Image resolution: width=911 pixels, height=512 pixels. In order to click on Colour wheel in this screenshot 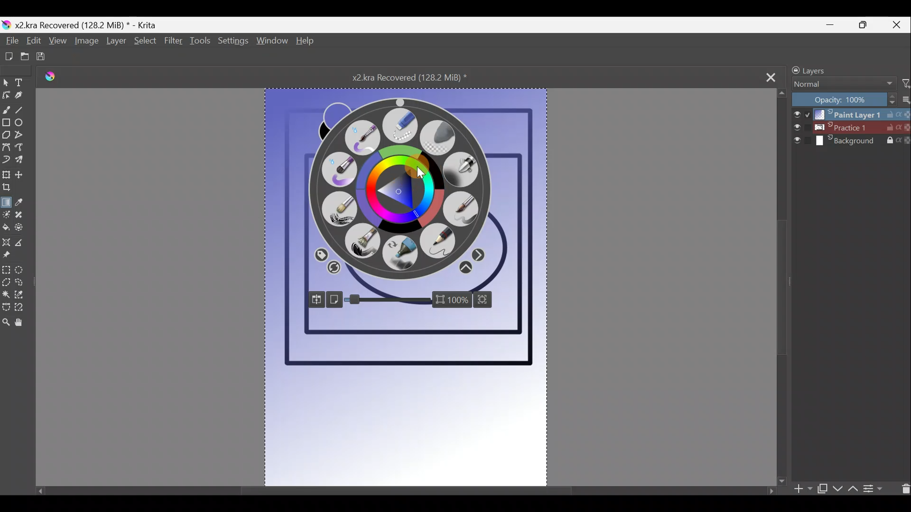, I will do `click(378, 189)`.